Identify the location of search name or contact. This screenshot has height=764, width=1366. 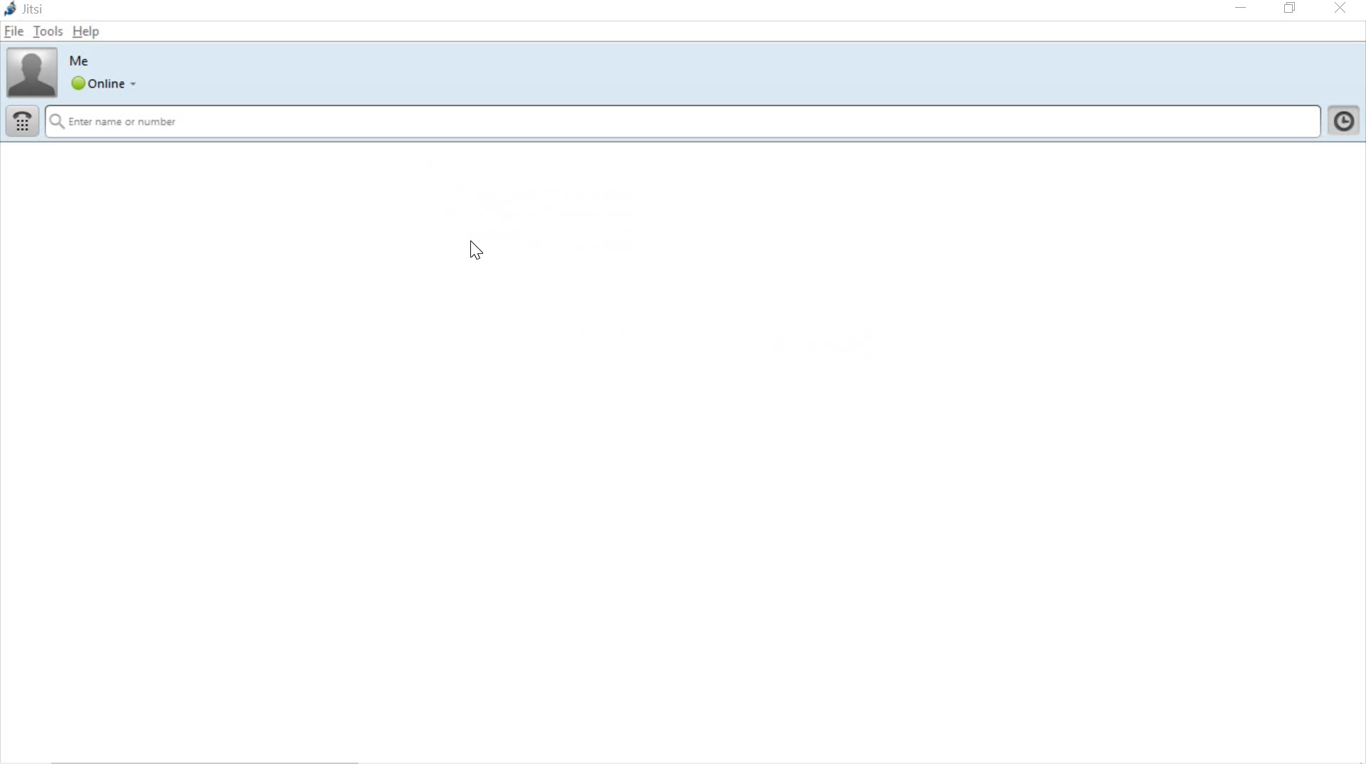
(682, 122).